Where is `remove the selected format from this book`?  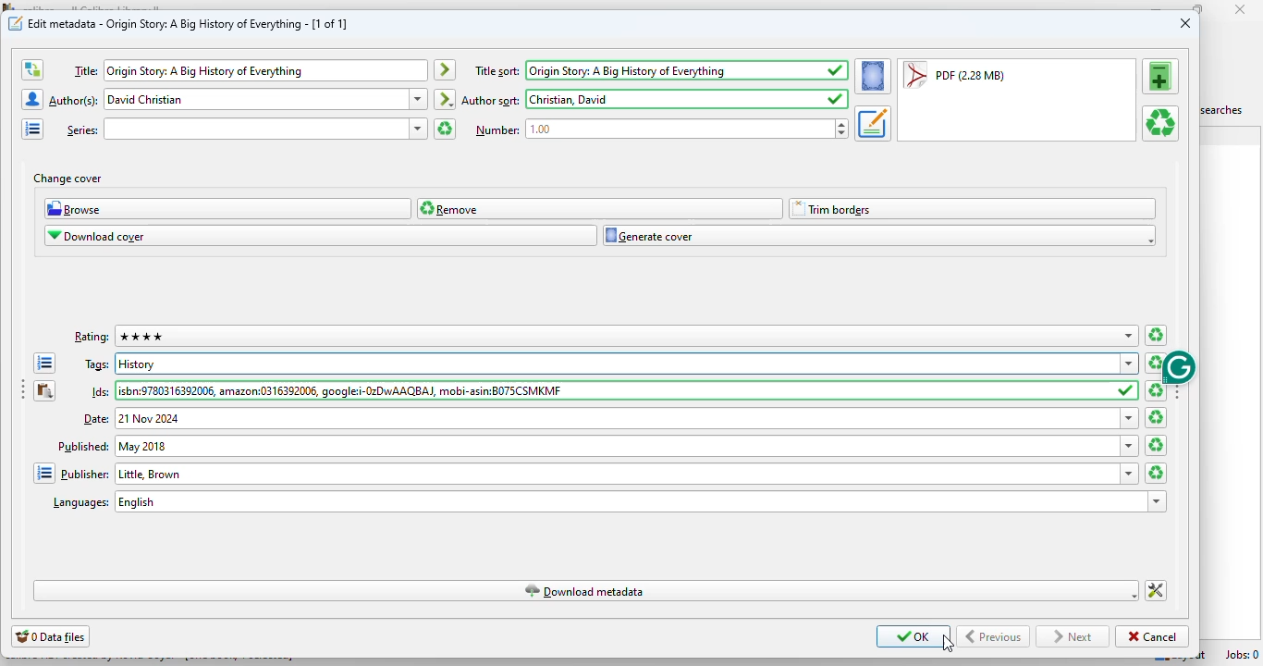
remove the selected format from this book is located at coordinates (1161, 124).